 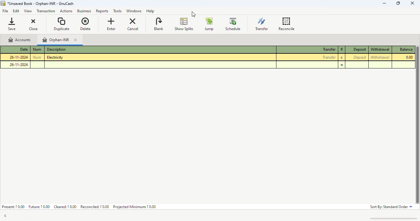 What do you see at coordinates (158, 24) in the screenshot?
I see `blank` at bounding box center [158, 24].